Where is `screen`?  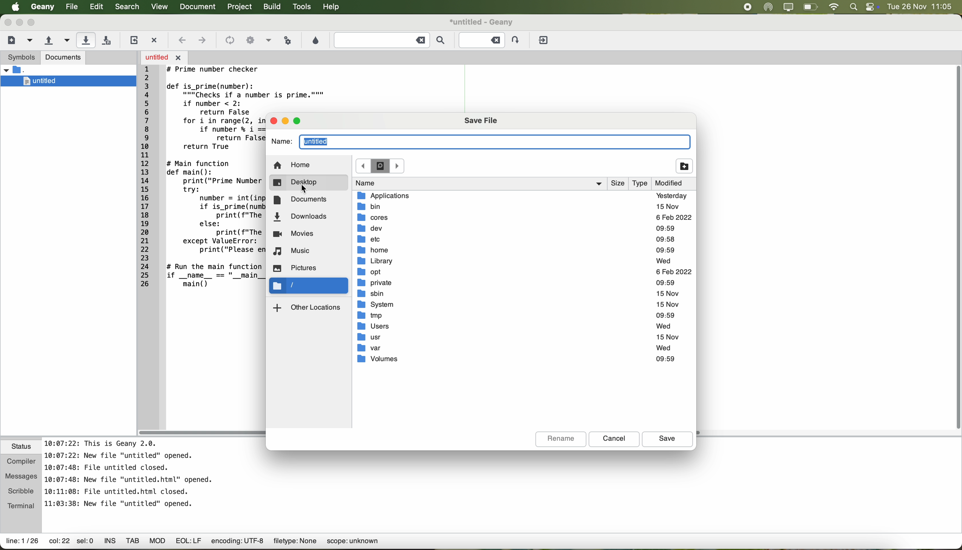 screen is located at coordinates (788, 7).